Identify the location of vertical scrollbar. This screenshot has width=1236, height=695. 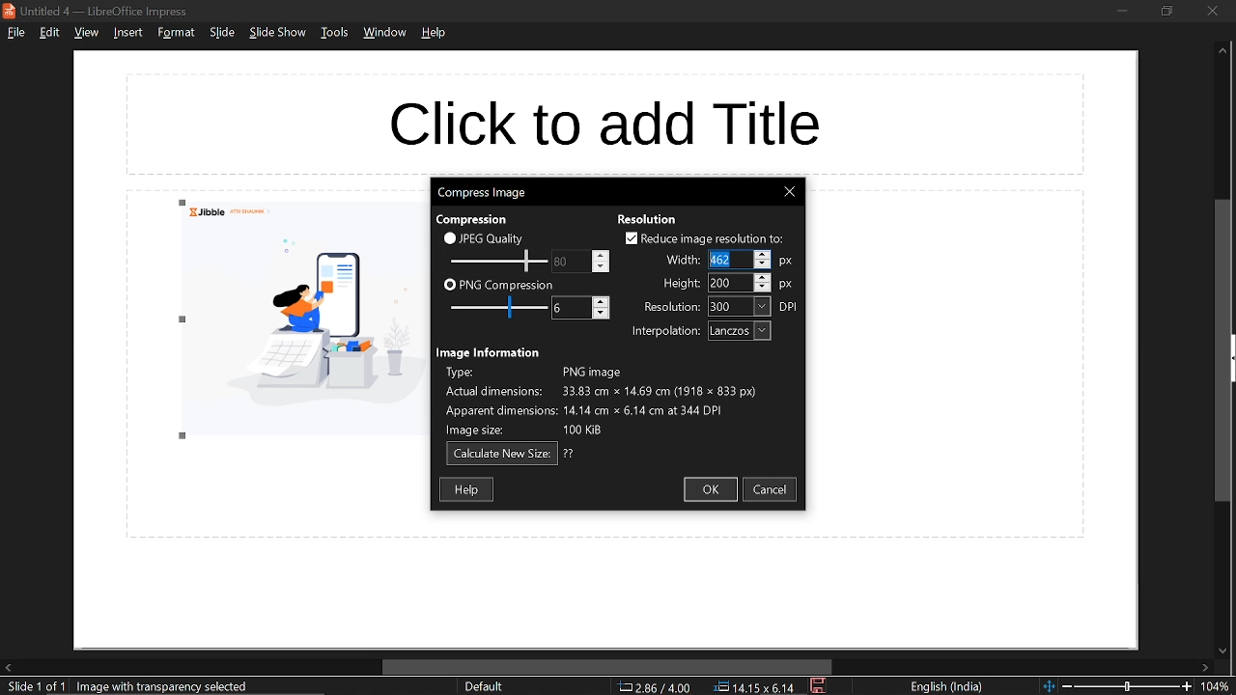
(1224, 351).